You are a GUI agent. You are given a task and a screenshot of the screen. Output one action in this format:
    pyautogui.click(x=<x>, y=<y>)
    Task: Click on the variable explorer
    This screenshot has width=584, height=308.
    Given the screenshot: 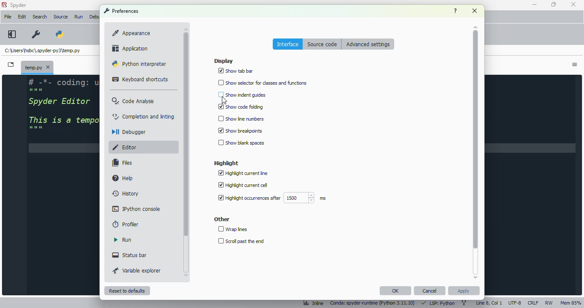 What is the action you would take?
    pyautogui.click(x=137, y=270)
    